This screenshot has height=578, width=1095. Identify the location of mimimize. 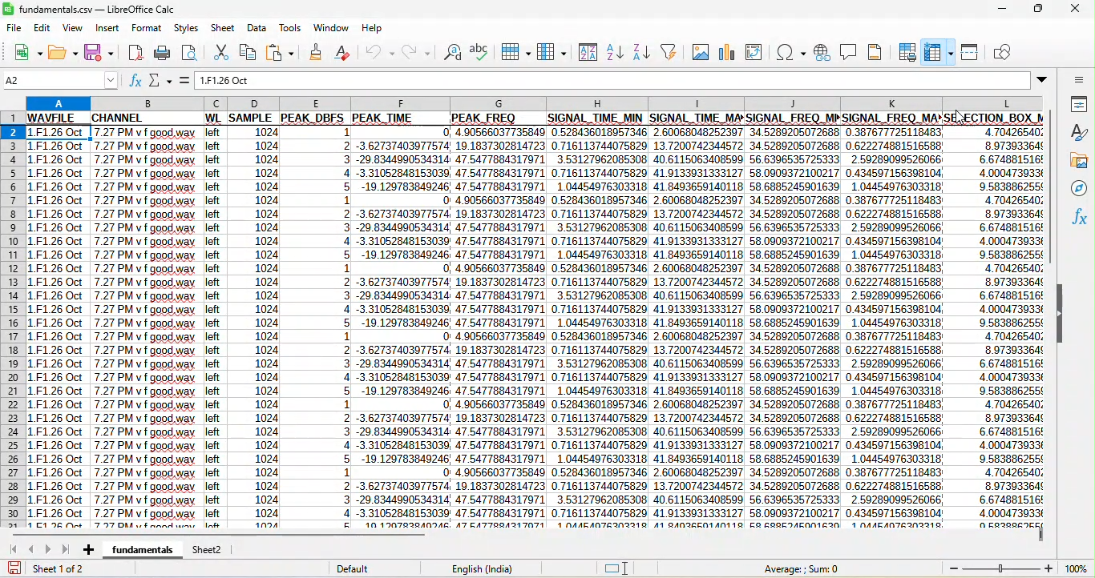
(1002, 10).